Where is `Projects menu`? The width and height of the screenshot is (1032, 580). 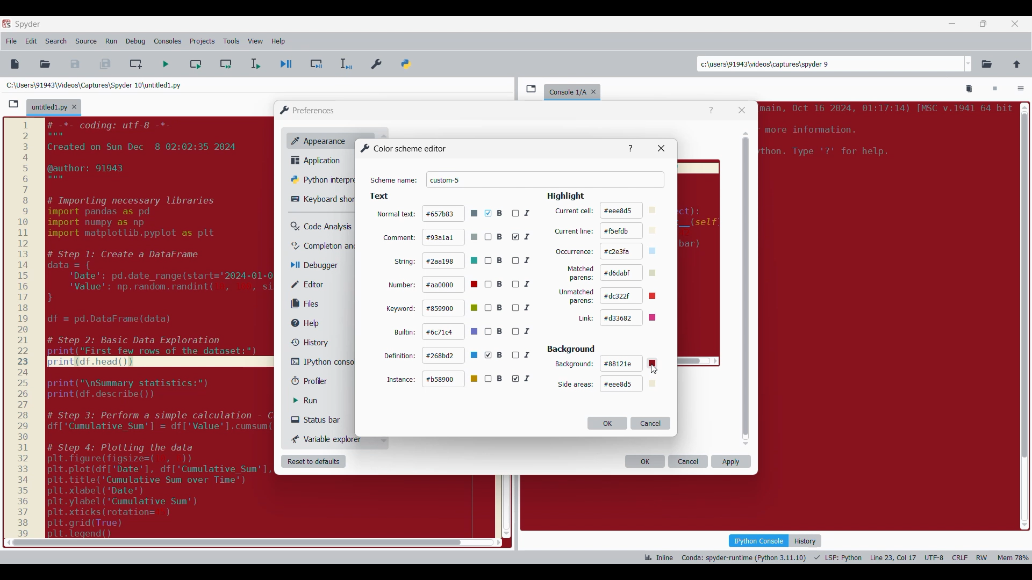 Projects menu is located at coordinates (202, 41).